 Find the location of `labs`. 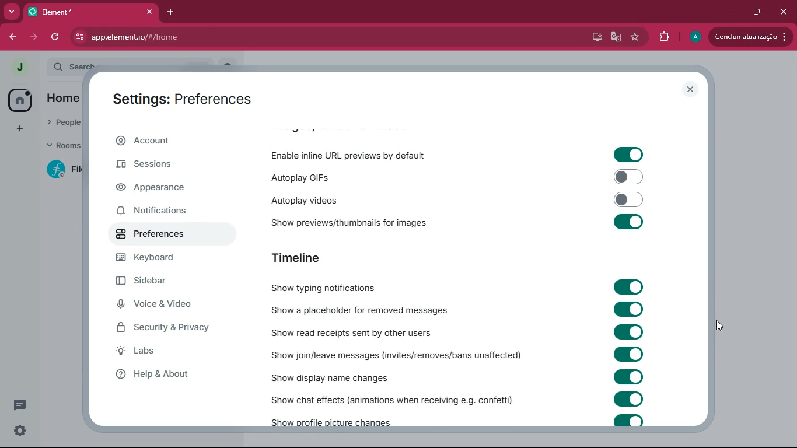

labs is located at coordinates (159, 353).